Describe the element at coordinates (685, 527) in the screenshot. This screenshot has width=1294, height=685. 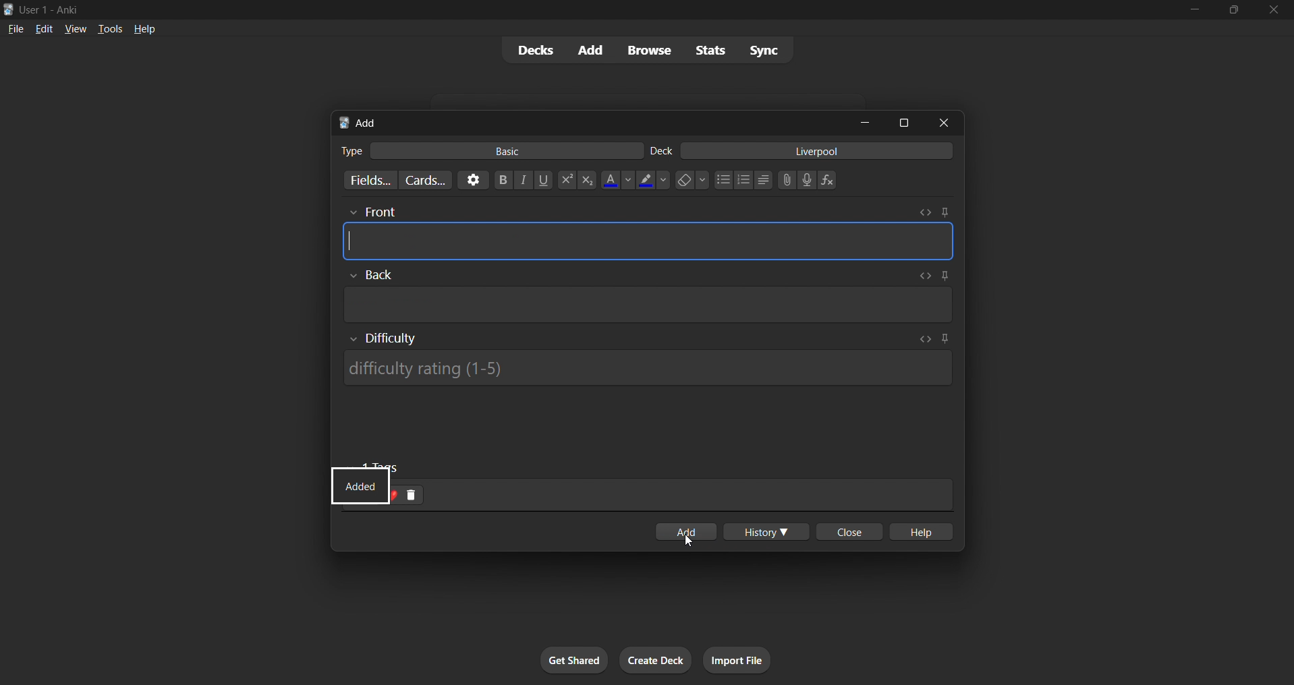
I see `add` at that location.